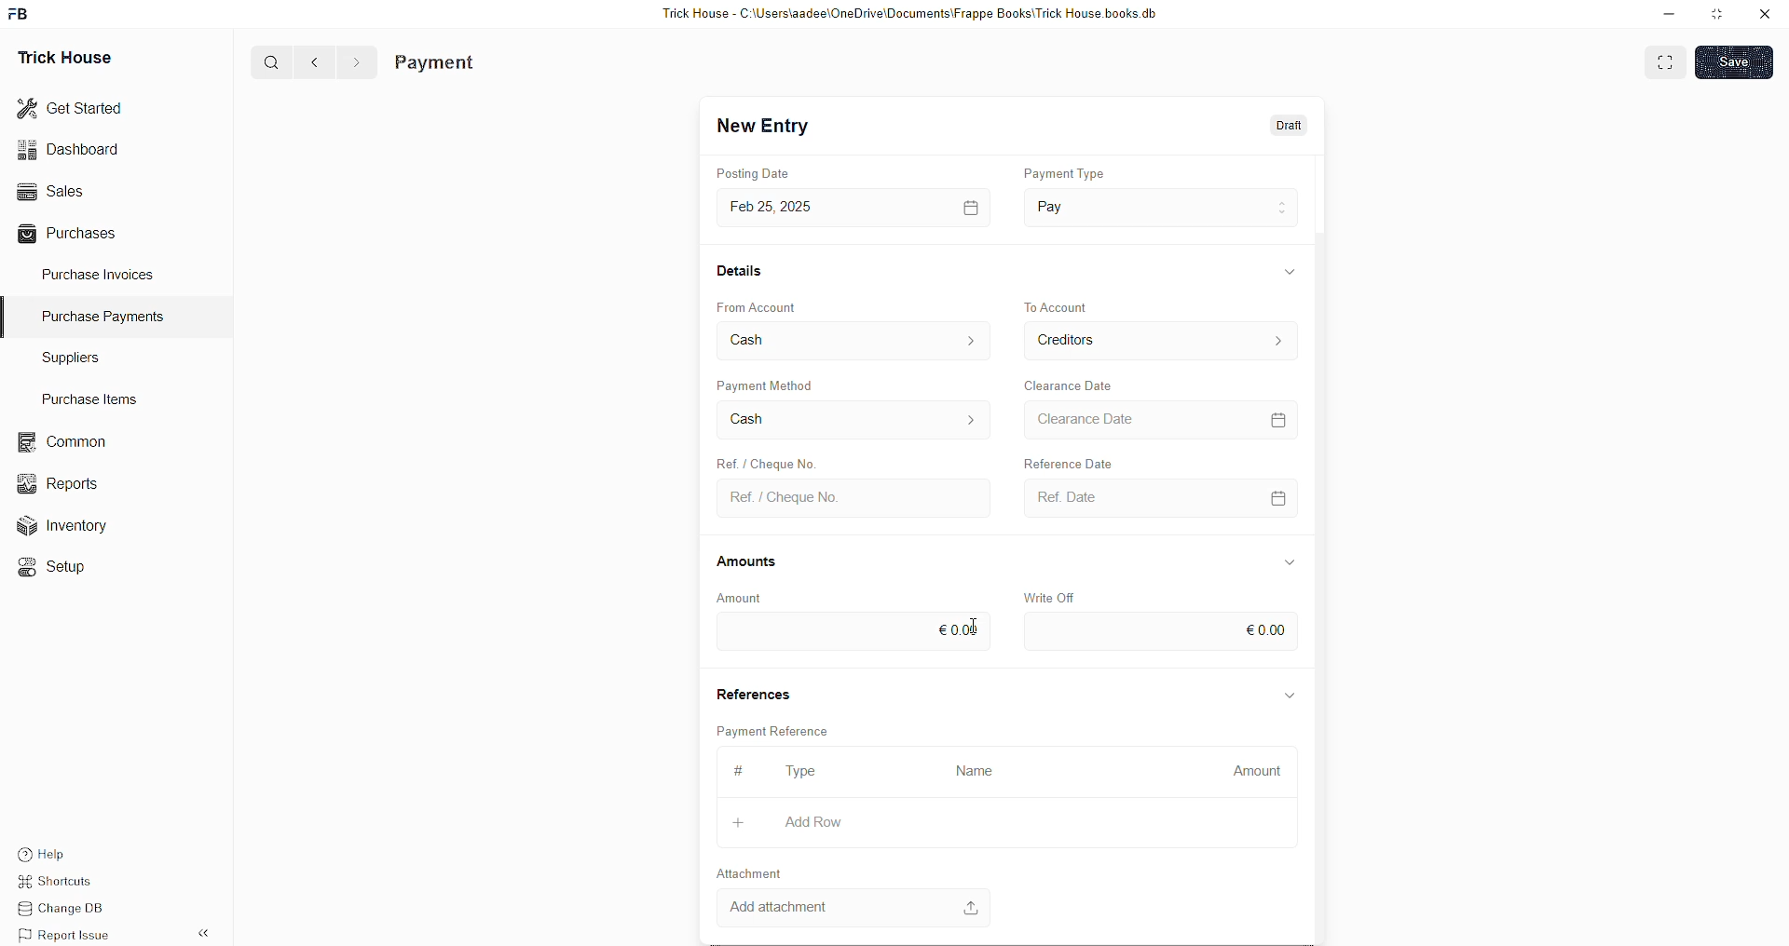  What do you see at coordinates (1668, 61) in the screenshot?
I see `EXPAND` at bounding box center [1668, 61].